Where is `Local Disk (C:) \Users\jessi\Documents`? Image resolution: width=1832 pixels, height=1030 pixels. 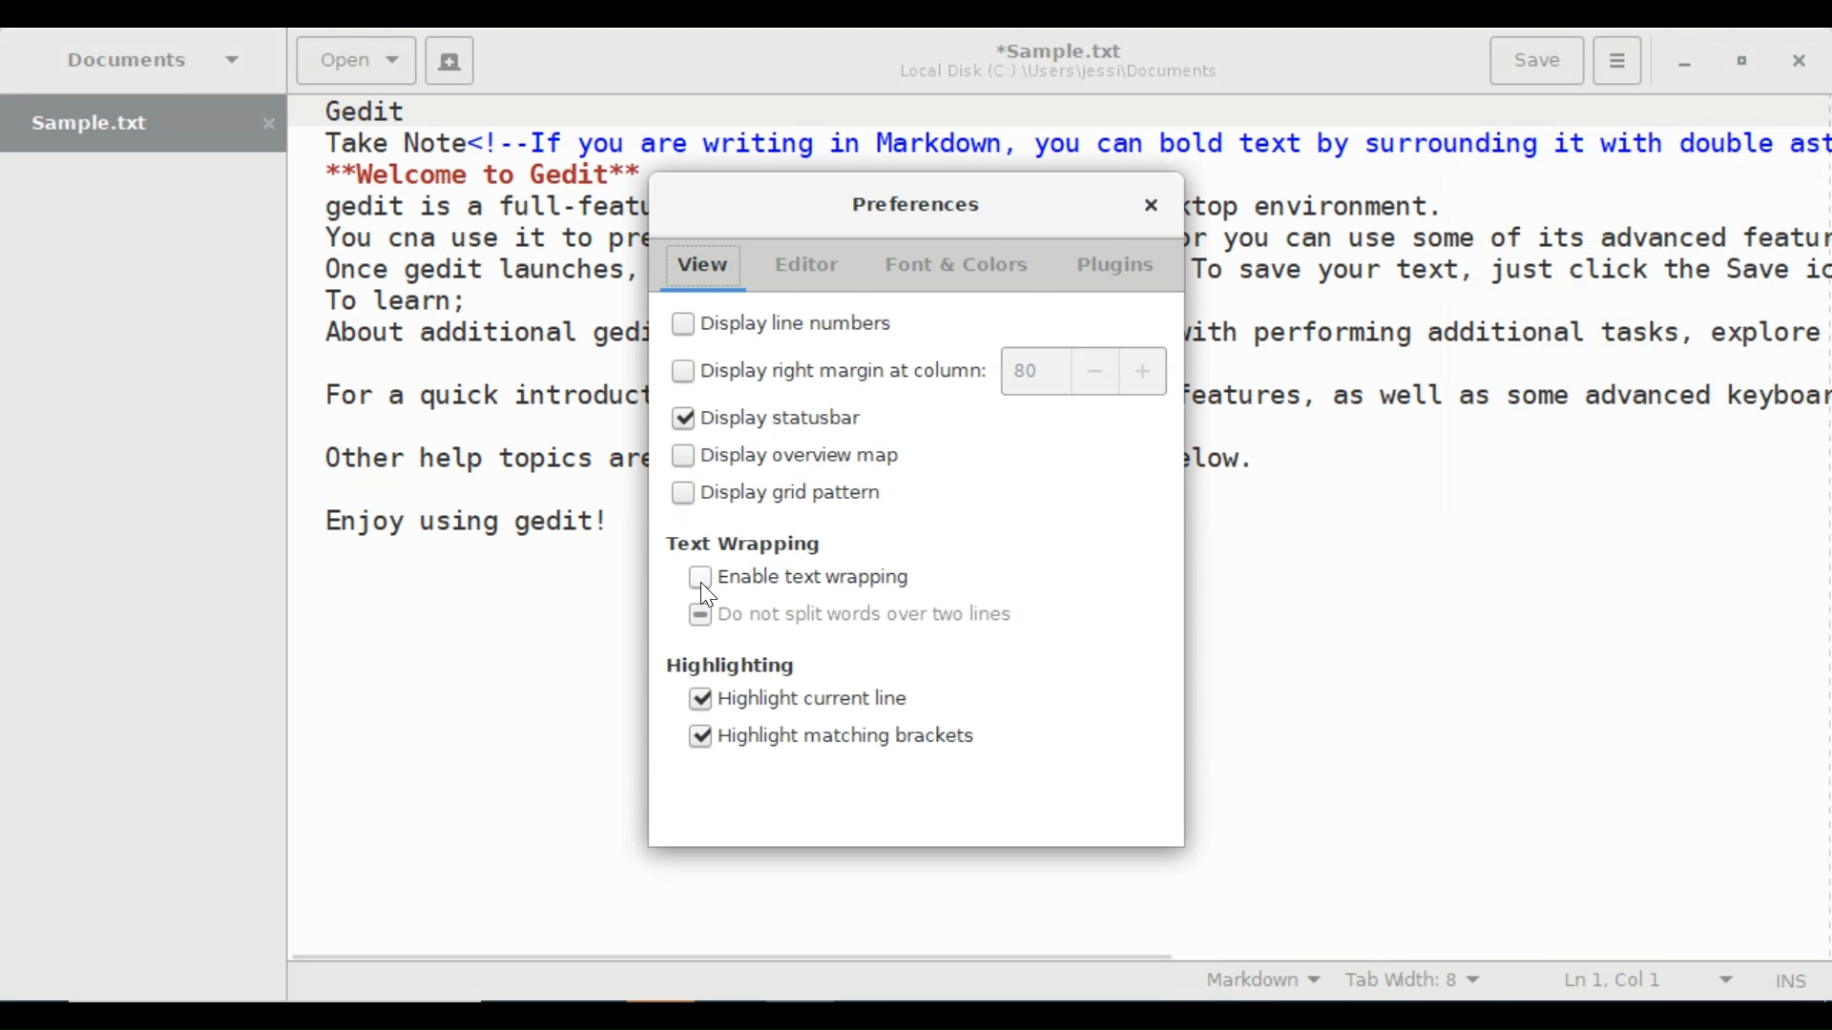 Local Disk (C:) \Users\jessi\Documents is located at coordinates (1057, 72).